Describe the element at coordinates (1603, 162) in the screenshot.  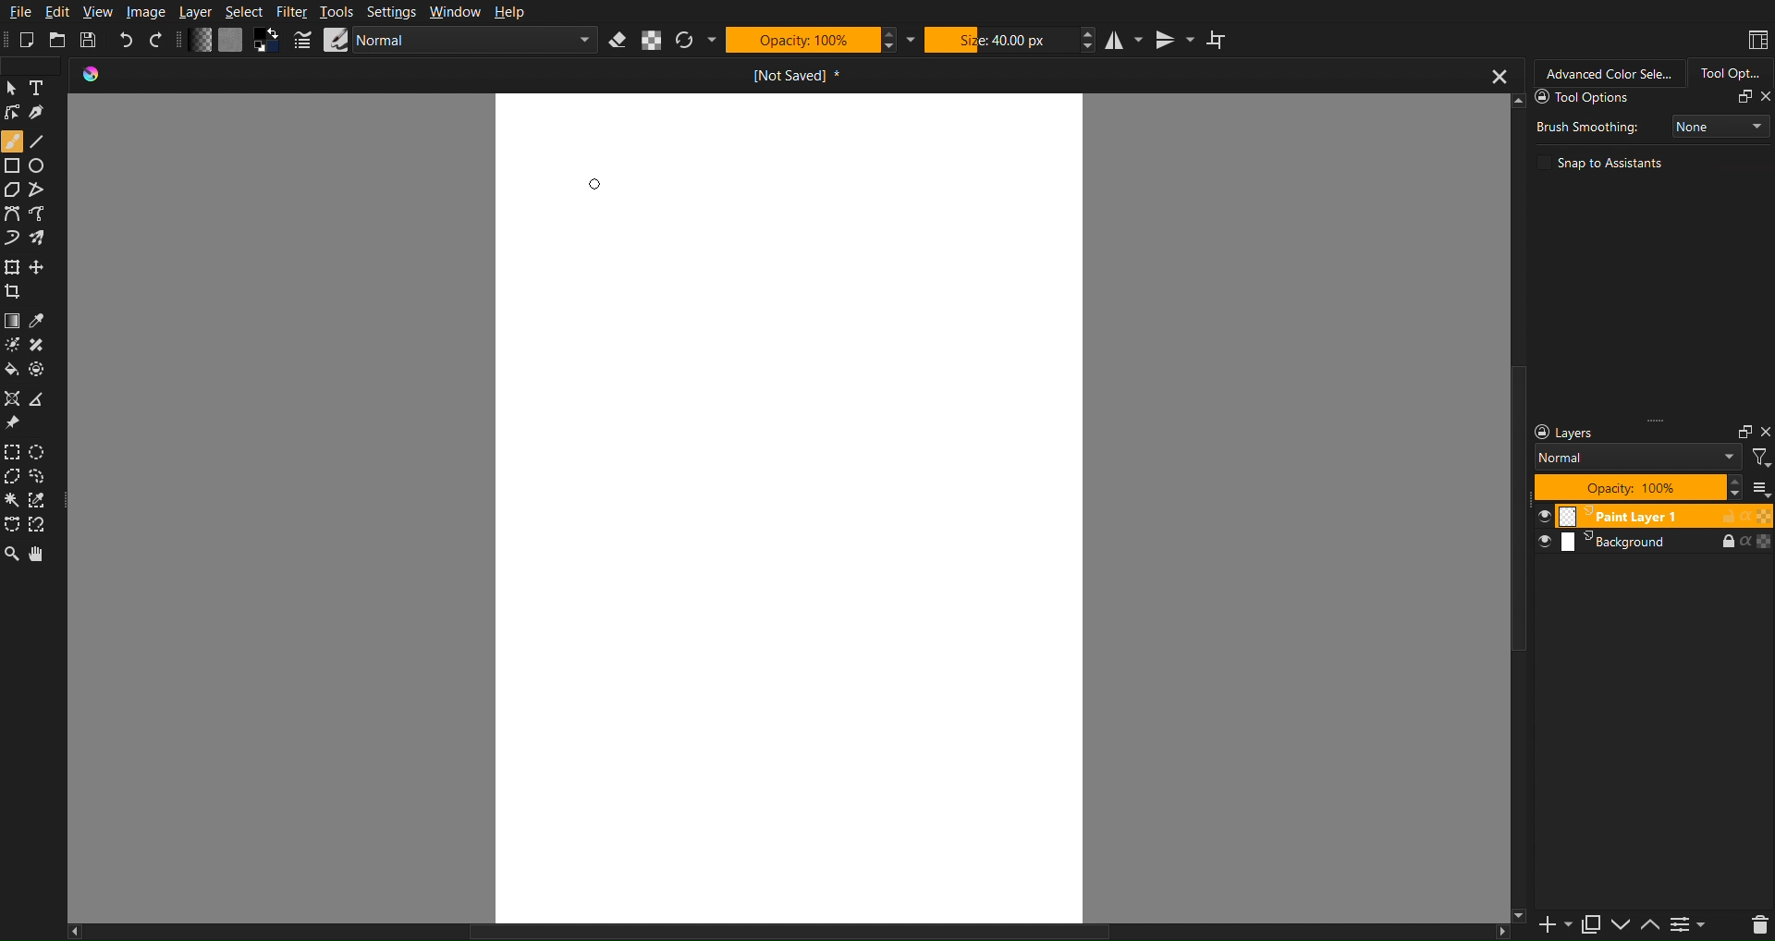
I see `Snap to Assistants` at that location.